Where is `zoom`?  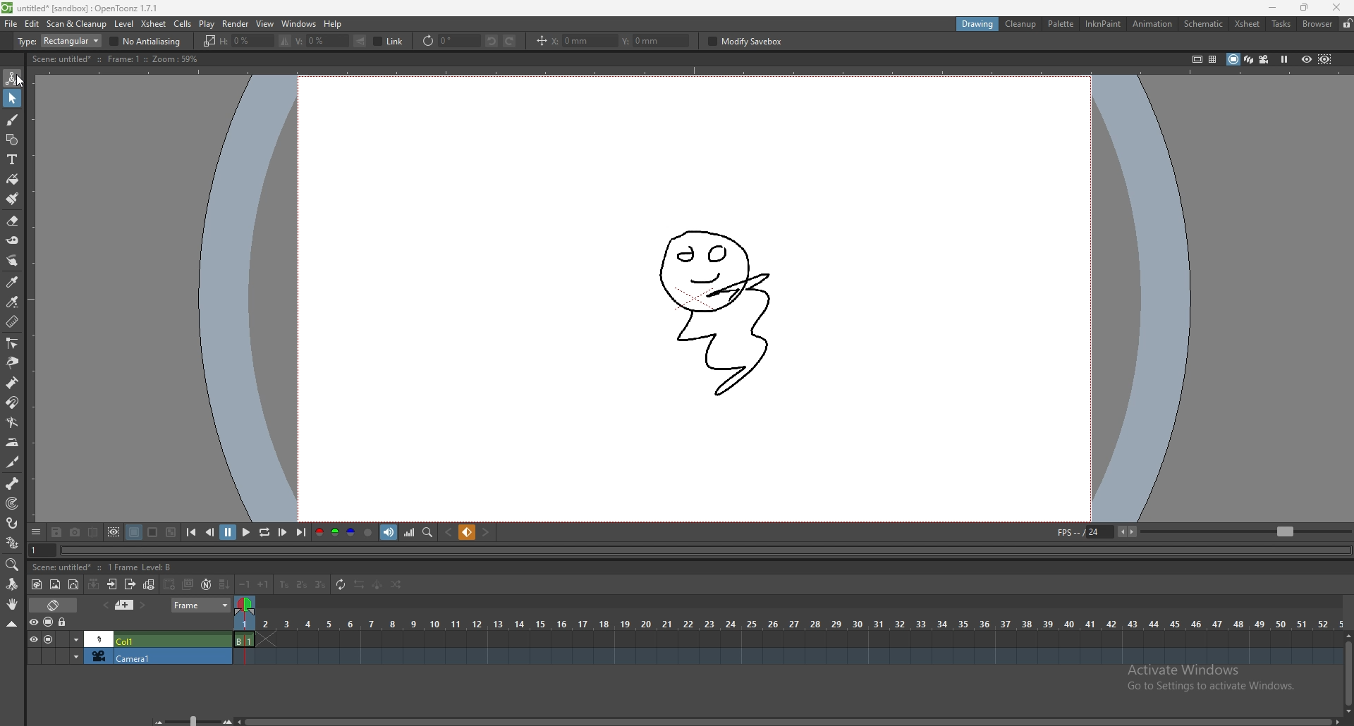 zoom is located at coordinates (194, 721).